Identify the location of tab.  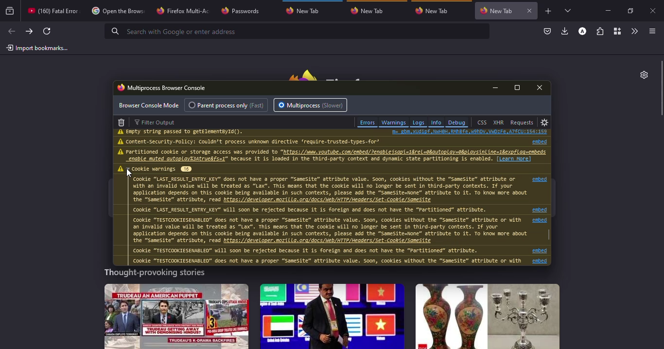
(433, 10).